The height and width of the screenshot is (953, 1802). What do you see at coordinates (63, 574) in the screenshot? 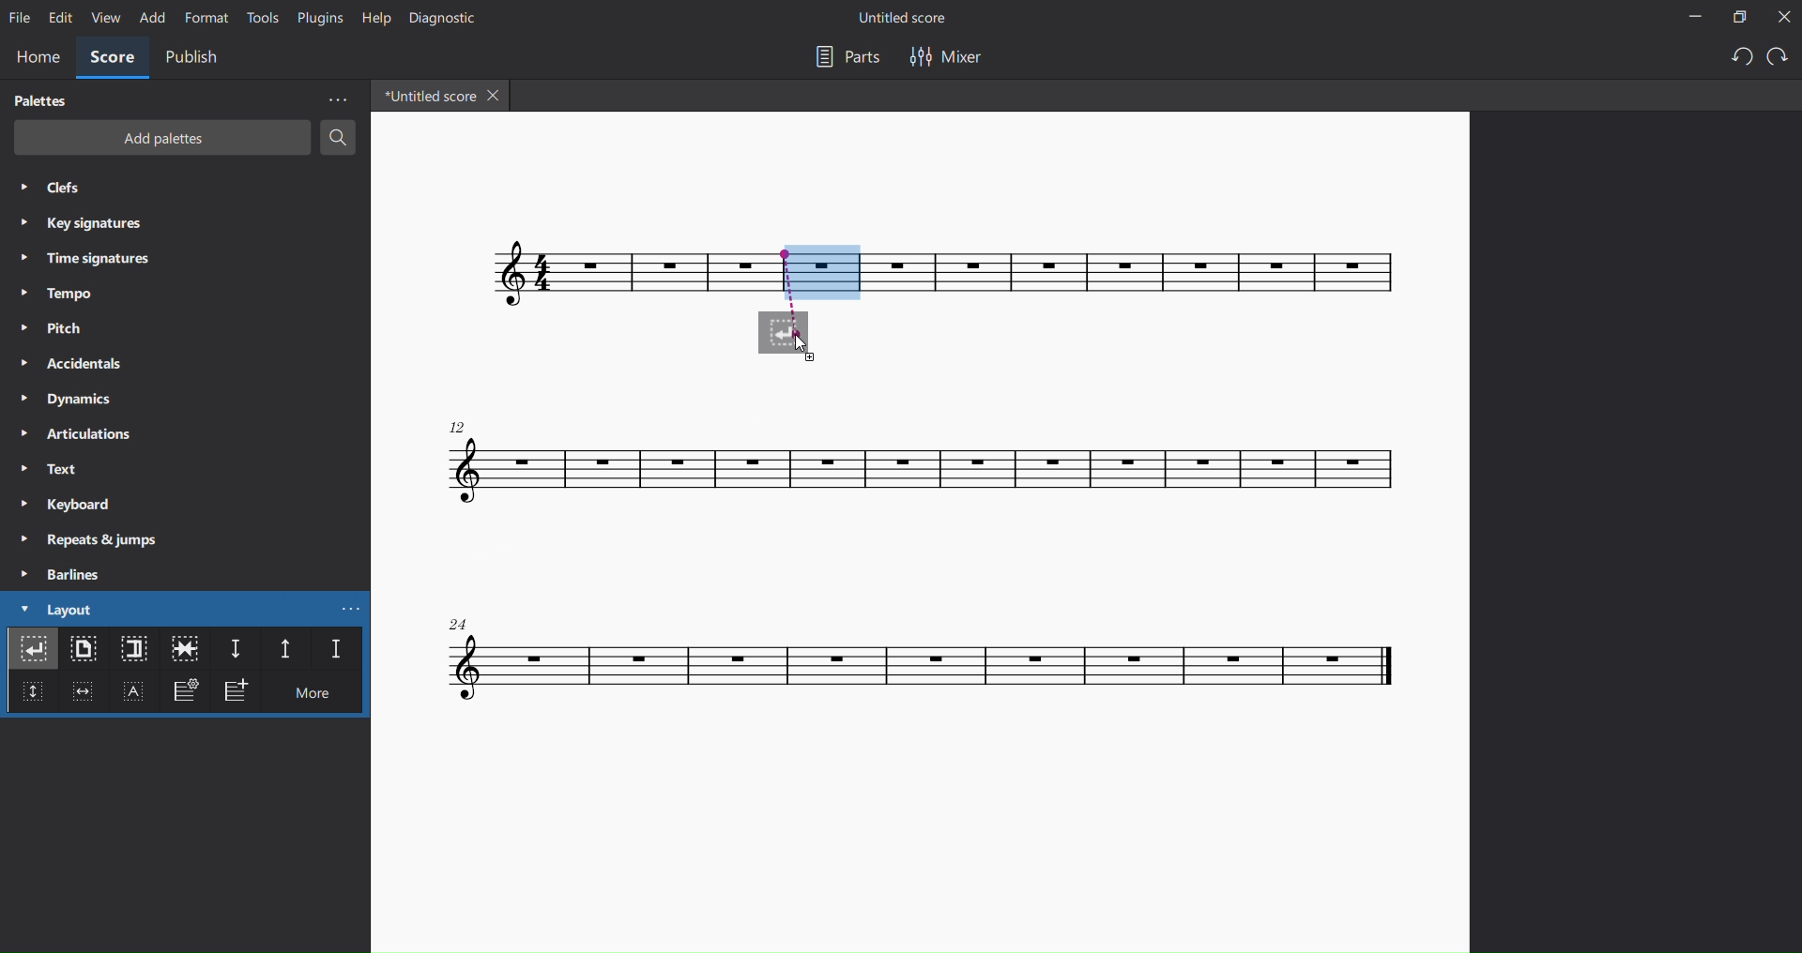
I see `barlines` at bounding box center [63, 574].